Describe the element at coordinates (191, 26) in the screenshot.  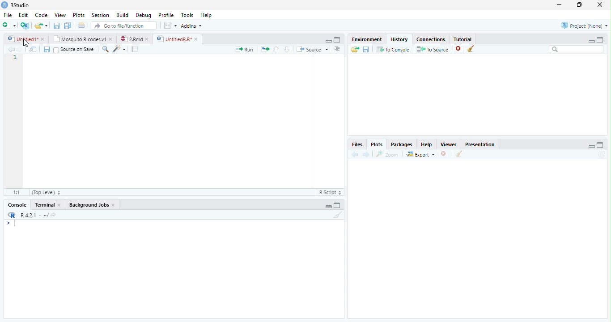
I see `Addins` at that location.